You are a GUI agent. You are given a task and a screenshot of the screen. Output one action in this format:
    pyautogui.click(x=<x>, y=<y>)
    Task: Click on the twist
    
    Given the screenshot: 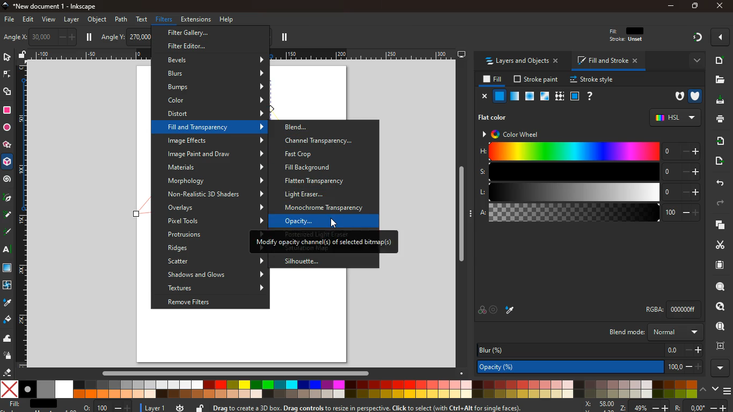 What is the action you would take?
    pyautogui.click(x=7, y=285)
    